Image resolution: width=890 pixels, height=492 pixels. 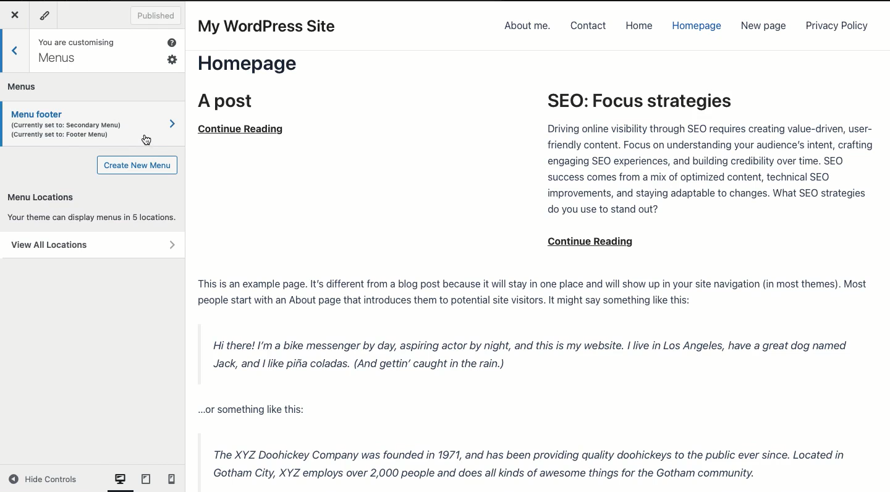 What do you see at coordinates (44, 480) in the screenshot?
I see `Hide controls` at bounding box center [44, 480].